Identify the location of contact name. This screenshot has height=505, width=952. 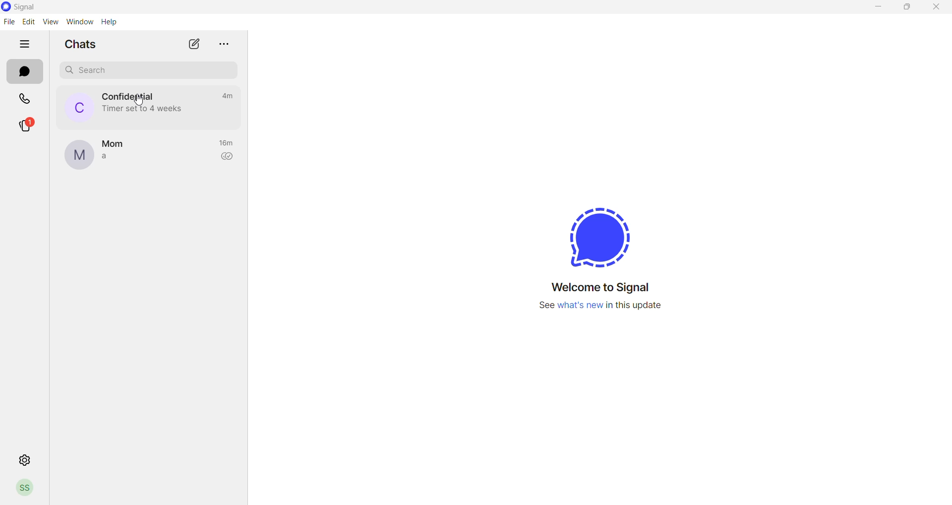
(128, 97).